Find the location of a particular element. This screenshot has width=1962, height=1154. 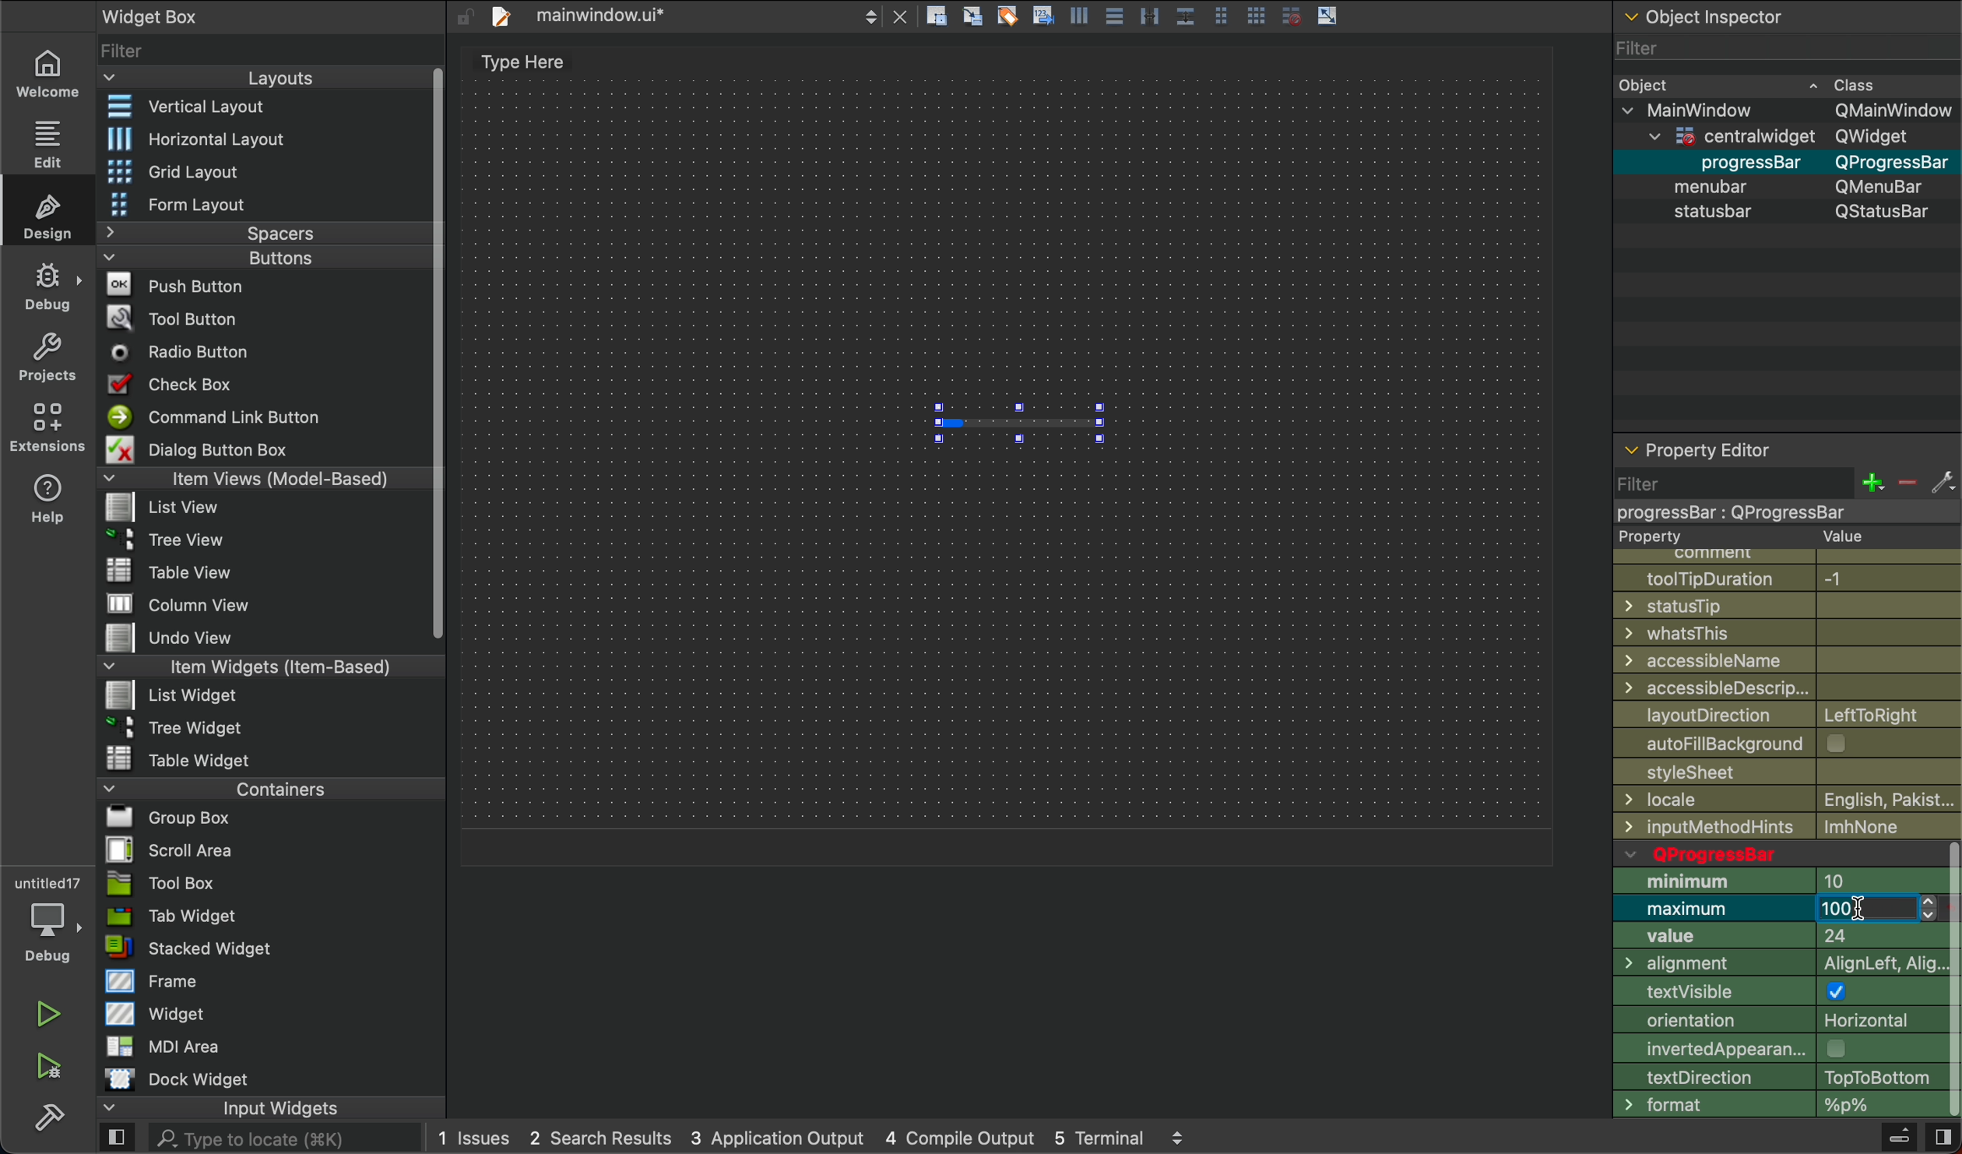

Name access is located at coordinates (1787, 660).